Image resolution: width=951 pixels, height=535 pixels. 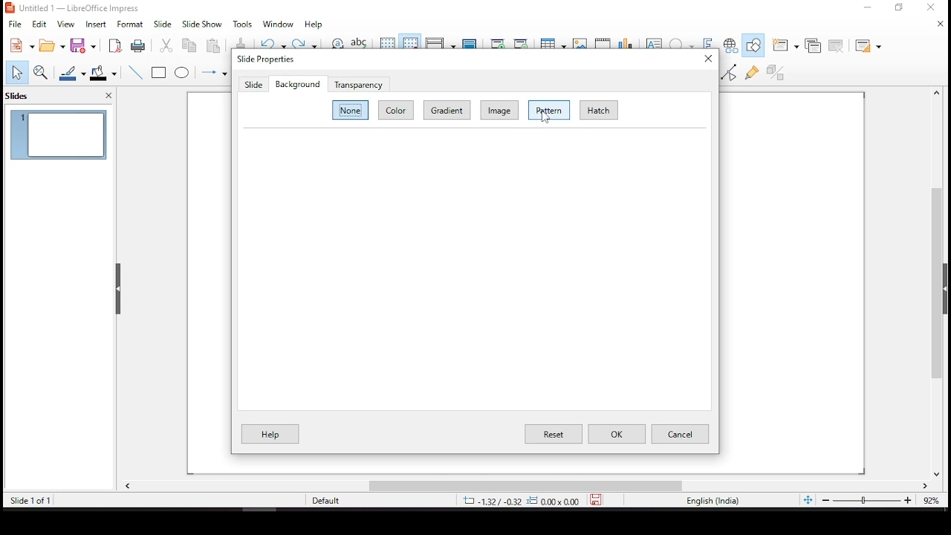 I want to click on close window, so click(x=707, y=59).